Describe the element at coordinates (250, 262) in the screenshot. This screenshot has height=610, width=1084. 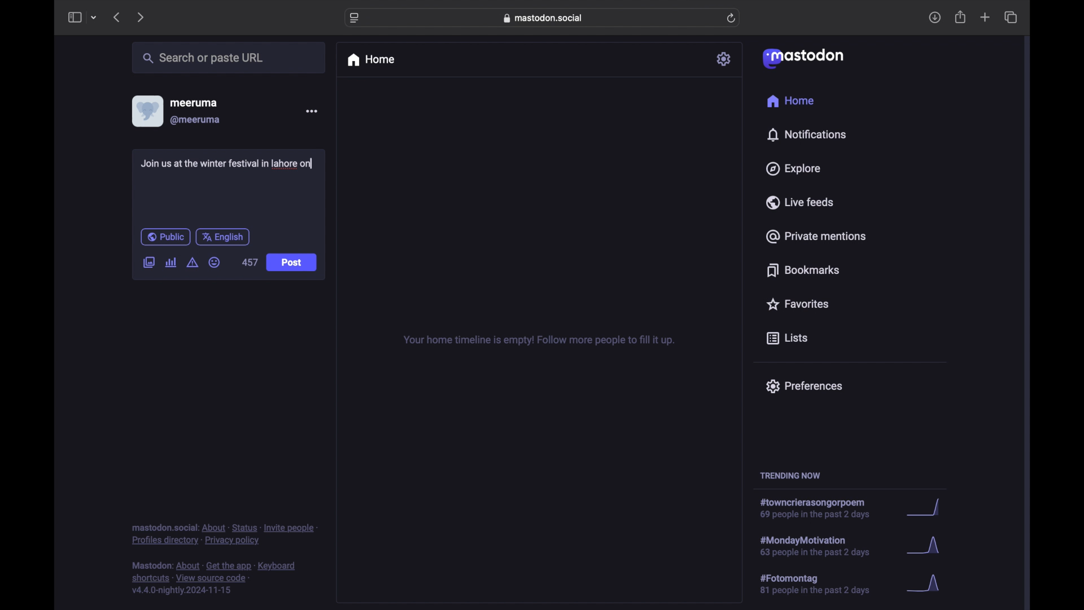
I see `457` at that location.